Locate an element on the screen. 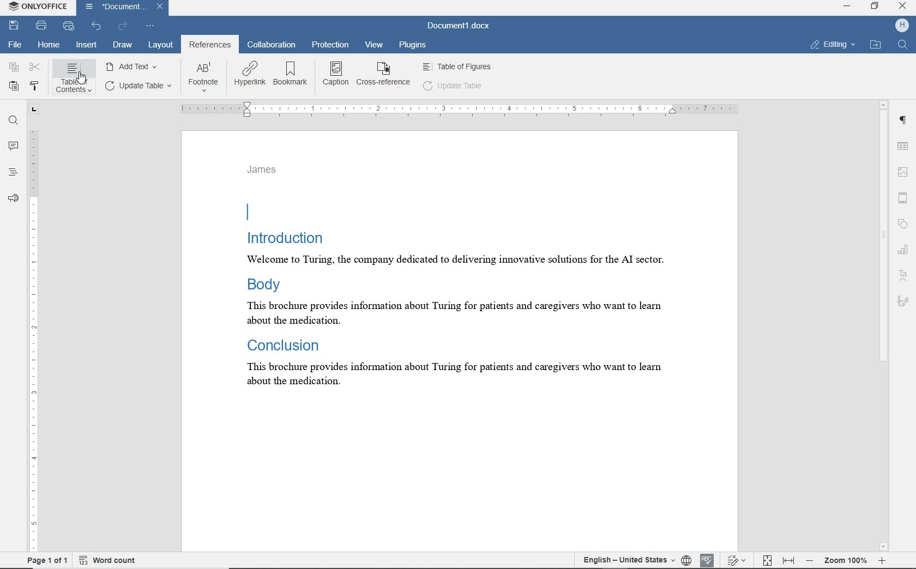 This screenshot has width=916, height=569. fit to page is located at coordinates (768, 560).